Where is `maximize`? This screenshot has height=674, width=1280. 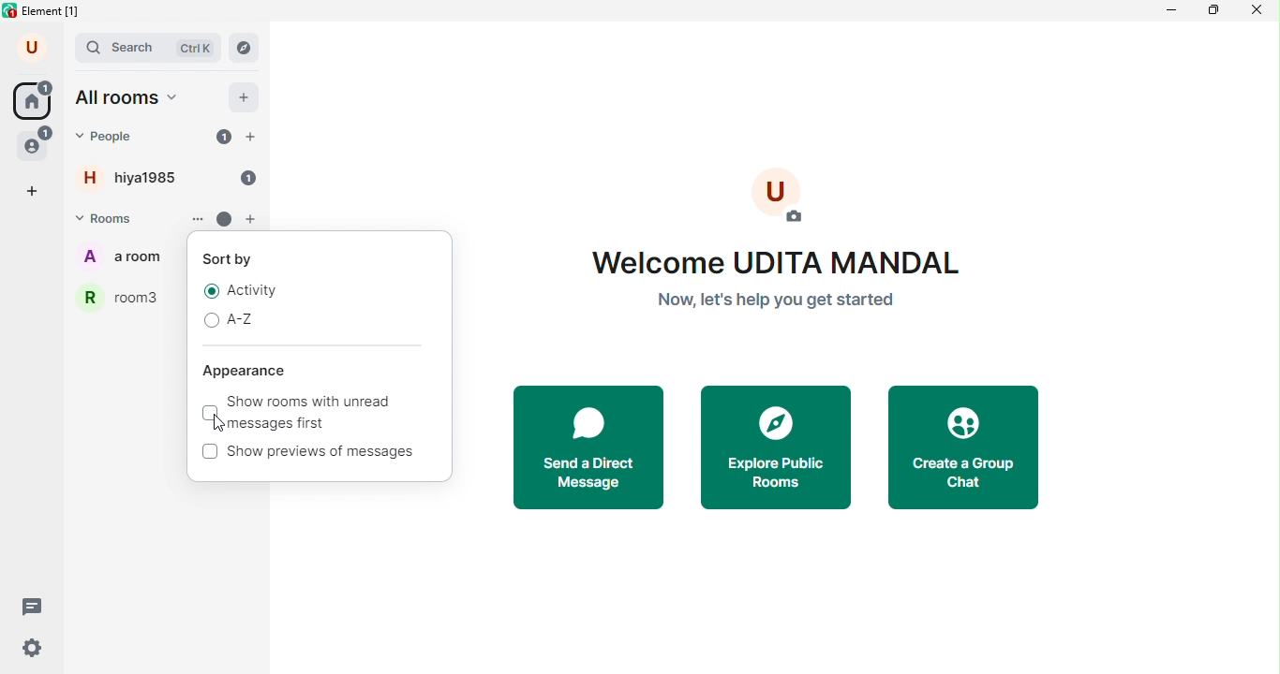 maximize is located at coordinates (1214, 13).